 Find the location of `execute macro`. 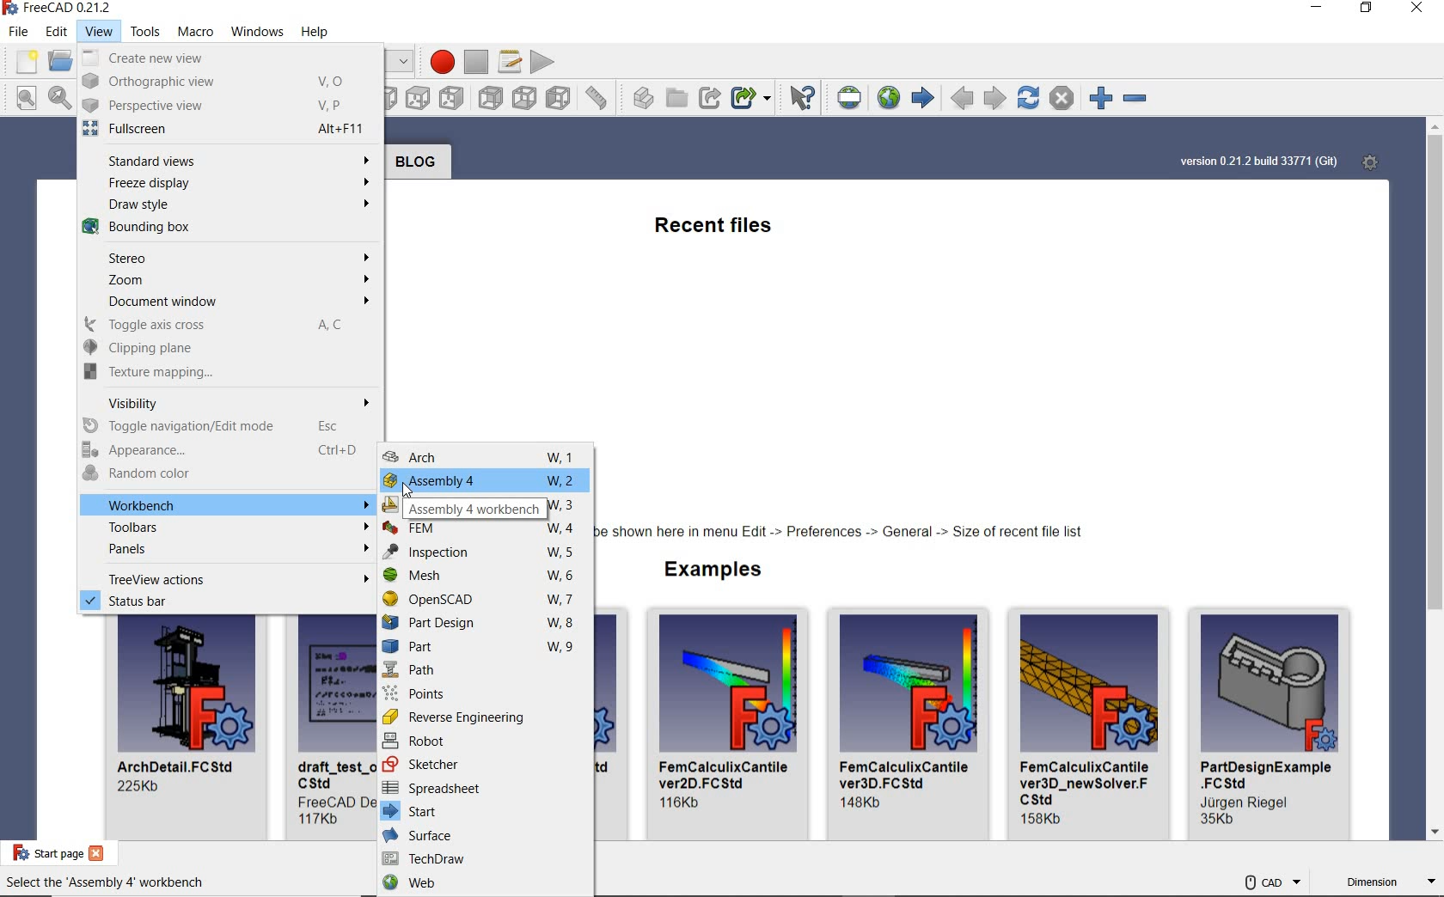

execute macro is located at coordinates (542, 63).